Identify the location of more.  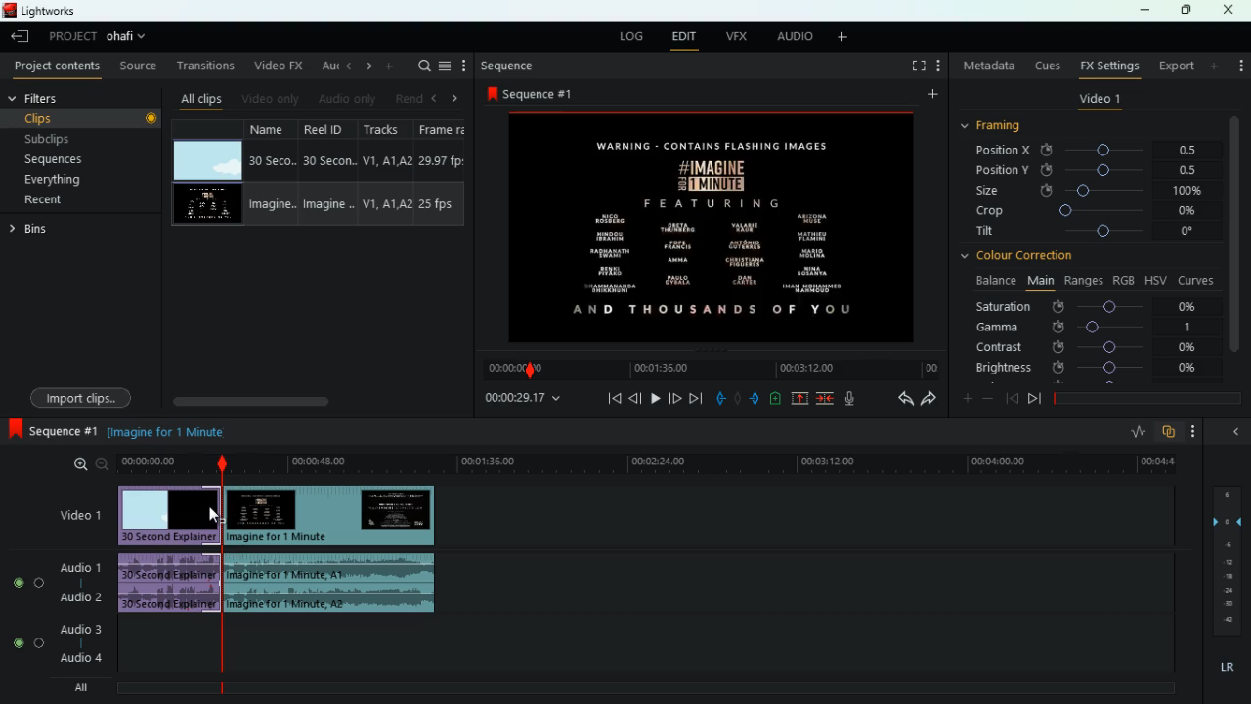
(930, 97).